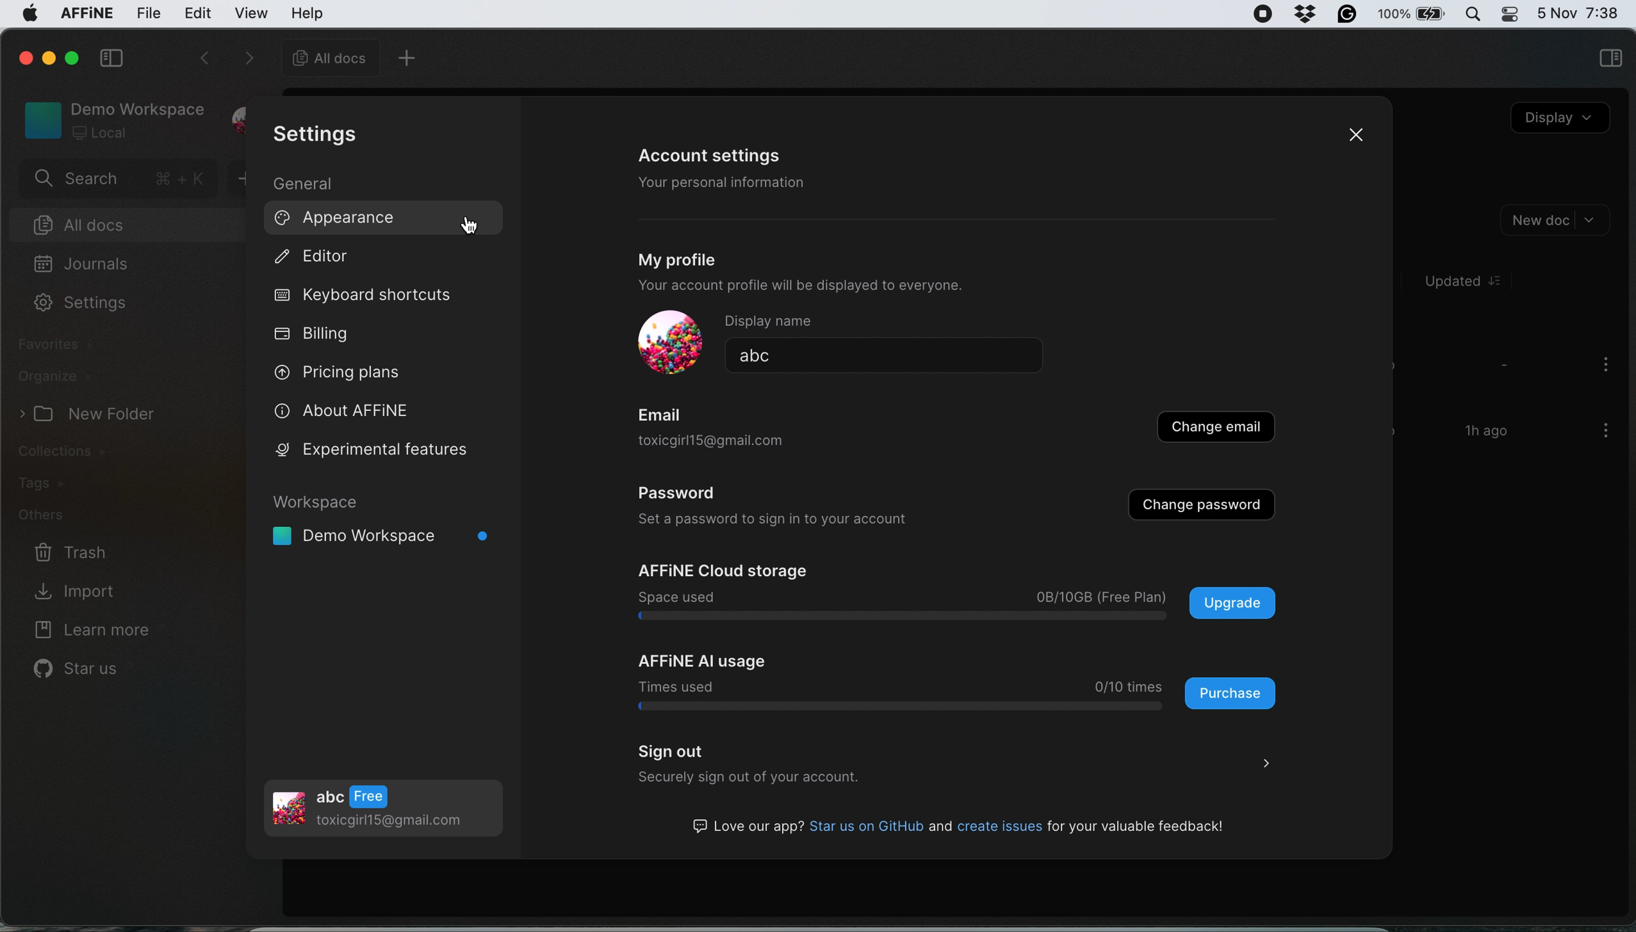 The width and height of the screenshot is (1636, 932). What do you see at coordinates (58, 517) in the screenshot?
I see `others` at bounding box center [58, 517].